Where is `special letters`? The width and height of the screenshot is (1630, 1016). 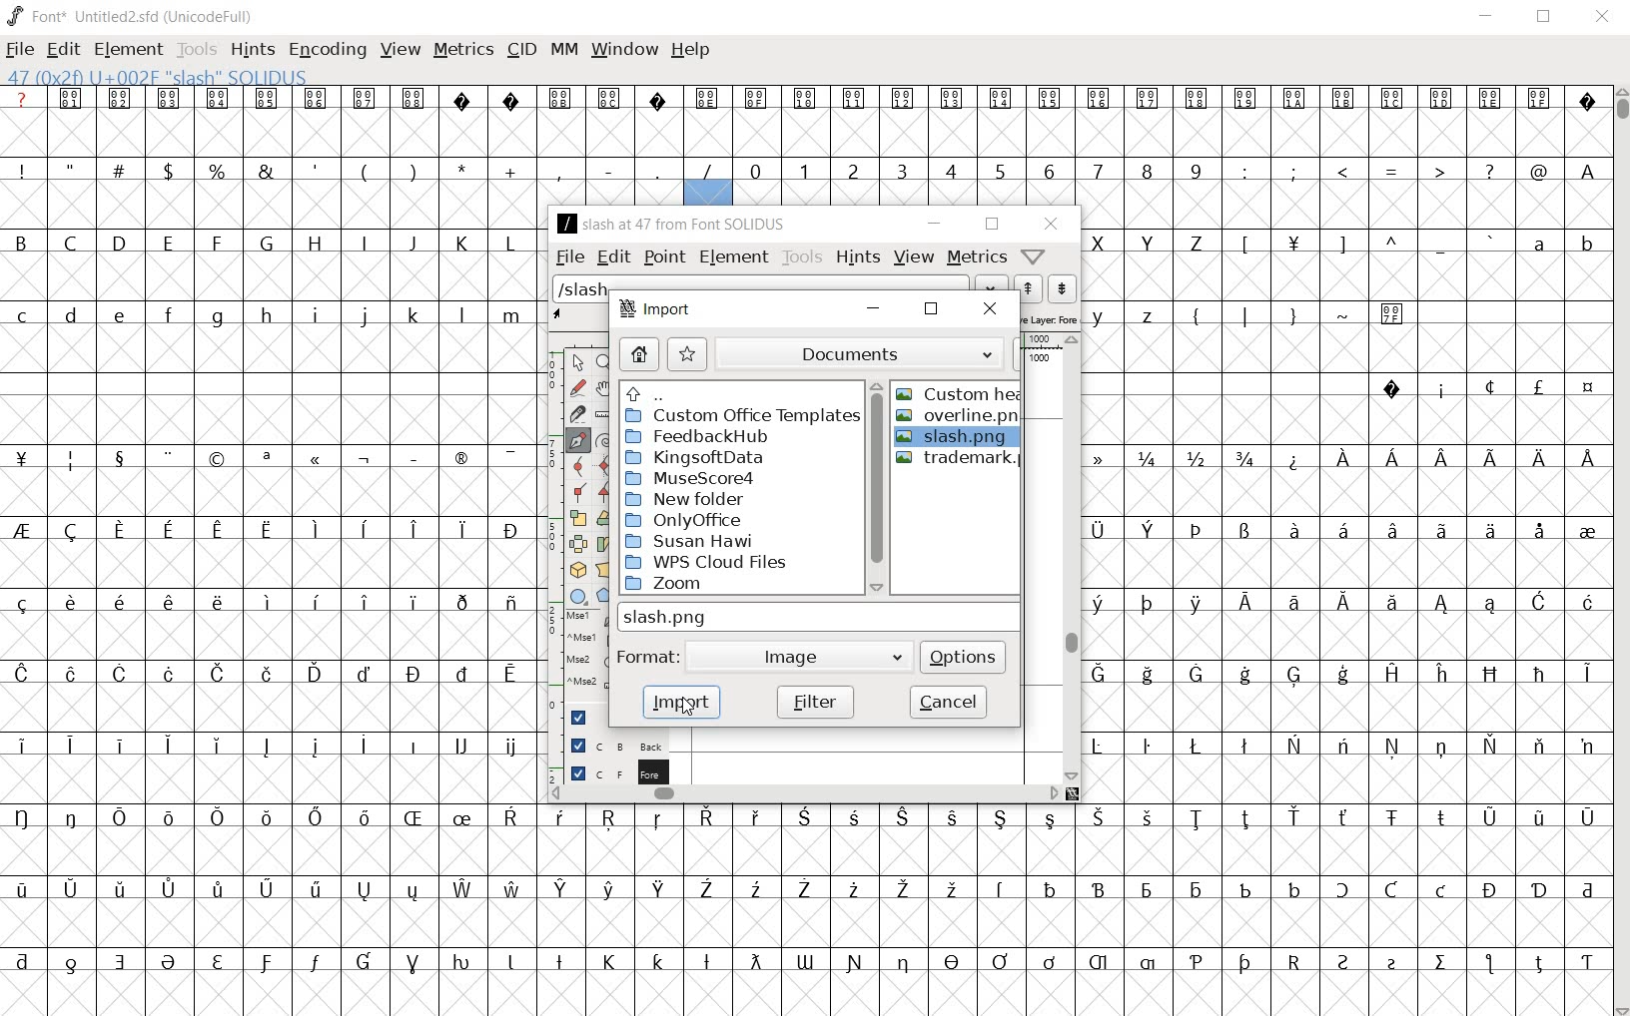 special letters is located at coordinates (275, 531).